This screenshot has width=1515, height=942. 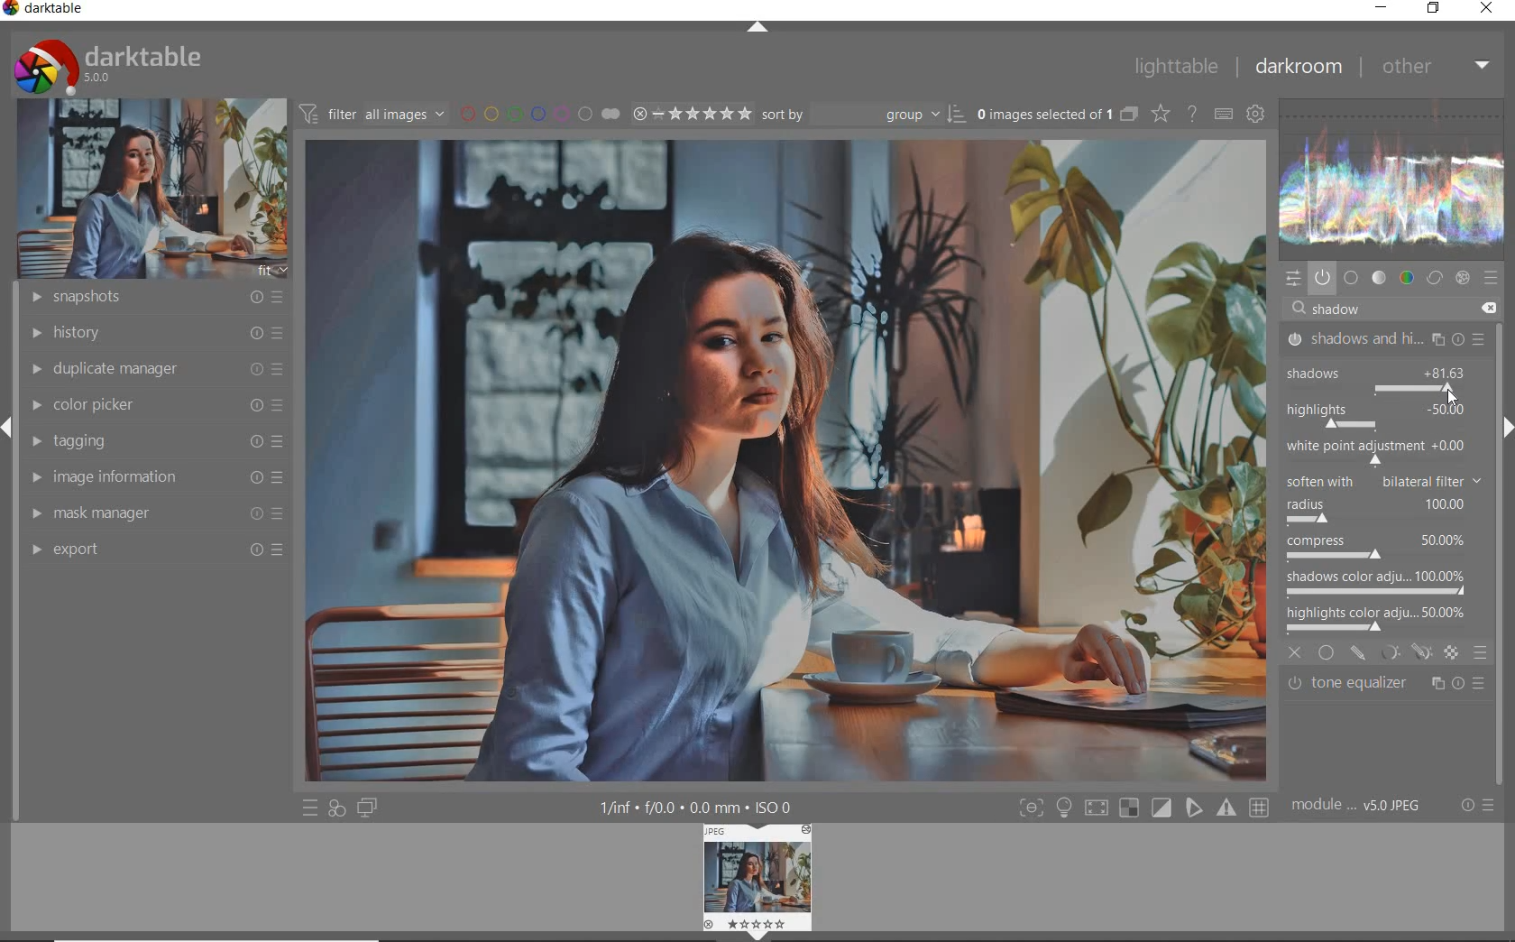 I want to click on tagging, so click(x=154, y=441).